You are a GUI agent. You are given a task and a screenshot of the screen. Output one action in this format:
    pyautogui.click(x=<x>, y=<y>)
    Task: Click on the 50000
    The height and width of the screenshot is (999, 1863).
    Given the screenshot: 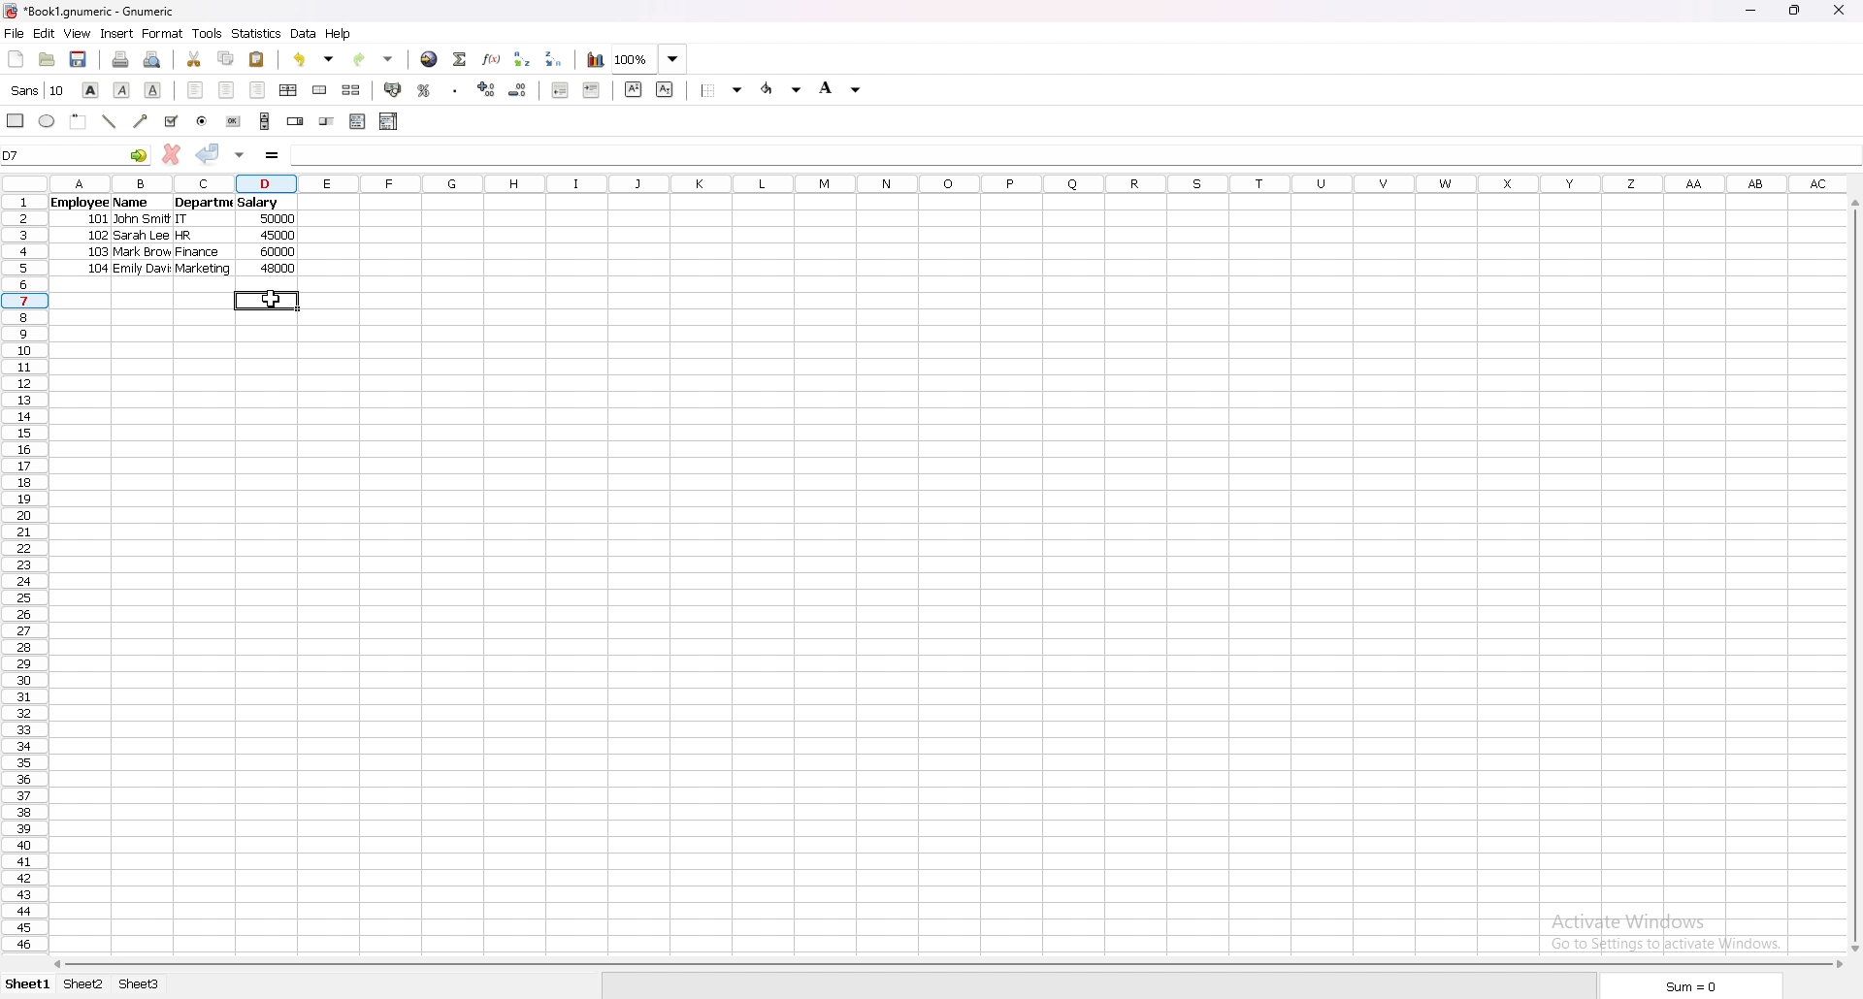 What is the action you would take?
    pyautogui.click(x=278, y=220)
    